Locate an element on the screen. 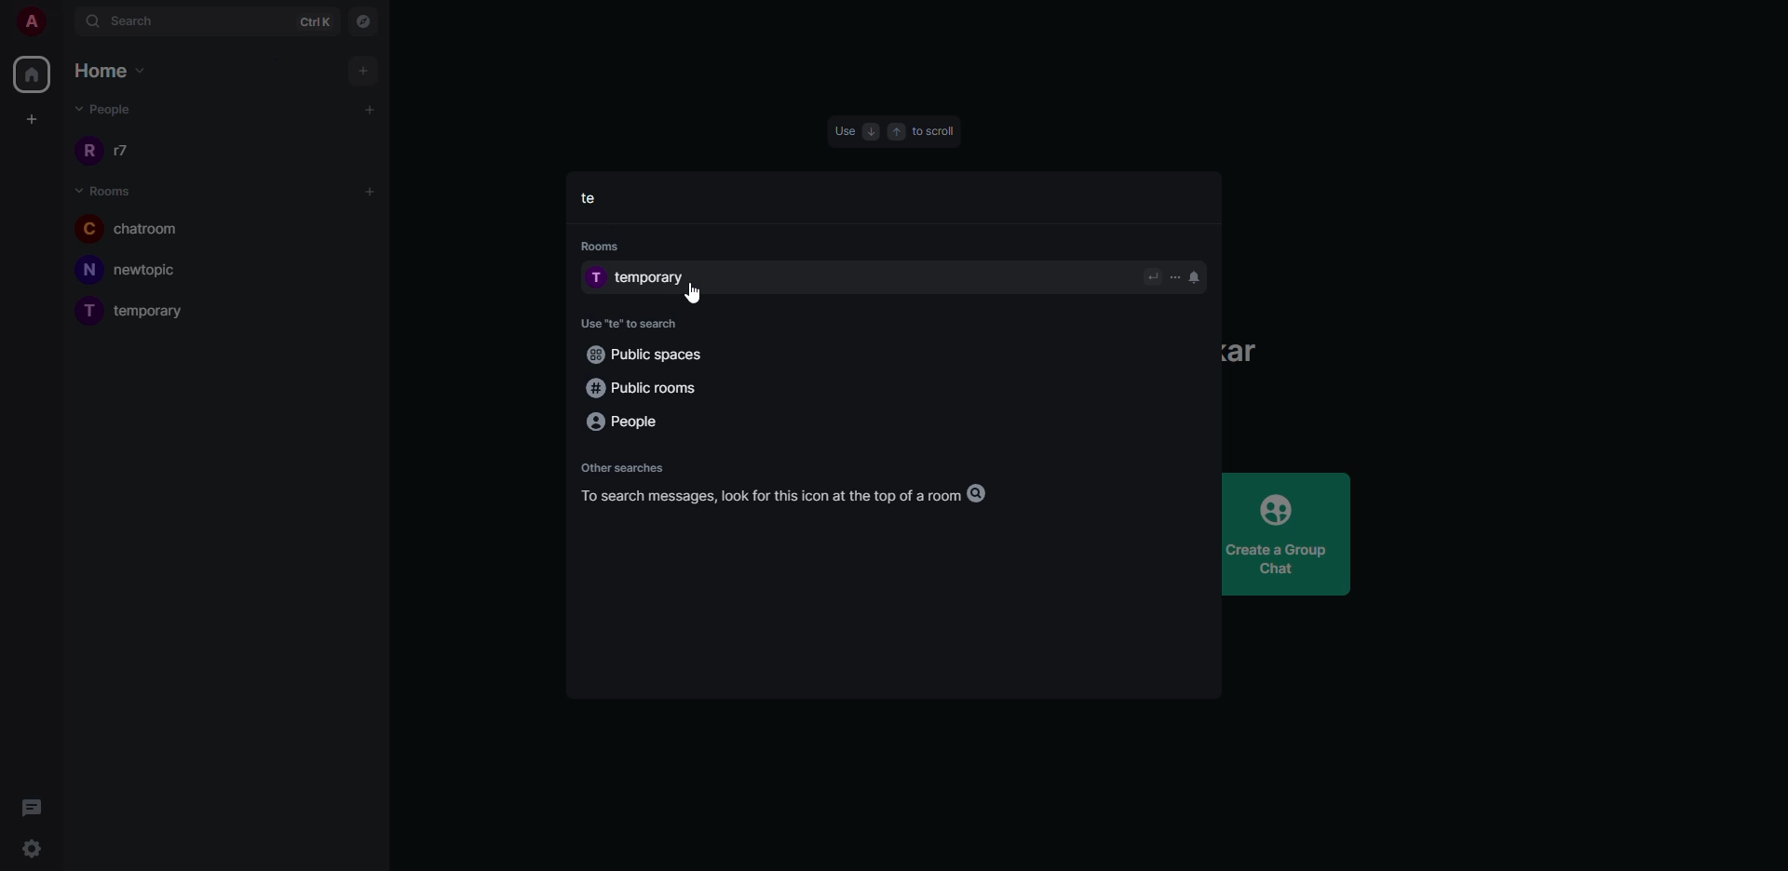  navigator is located at coordinates (366, 23).